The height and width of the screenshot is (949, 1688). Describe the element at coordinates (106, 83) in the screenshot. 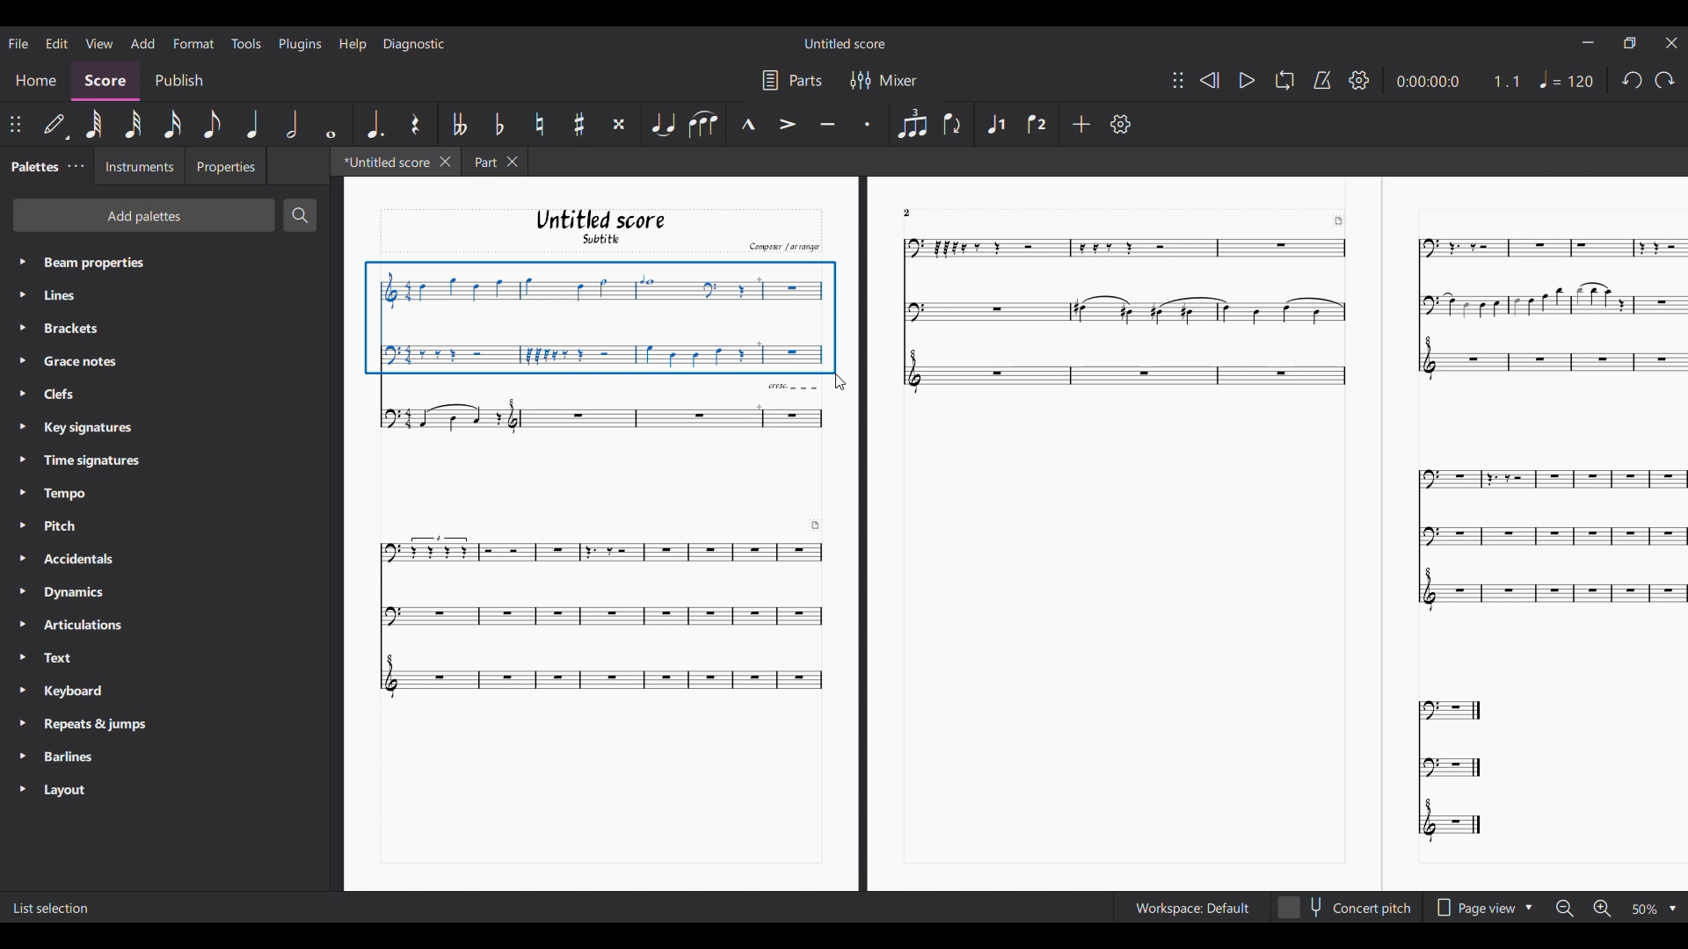

I see `Score ` at that location.